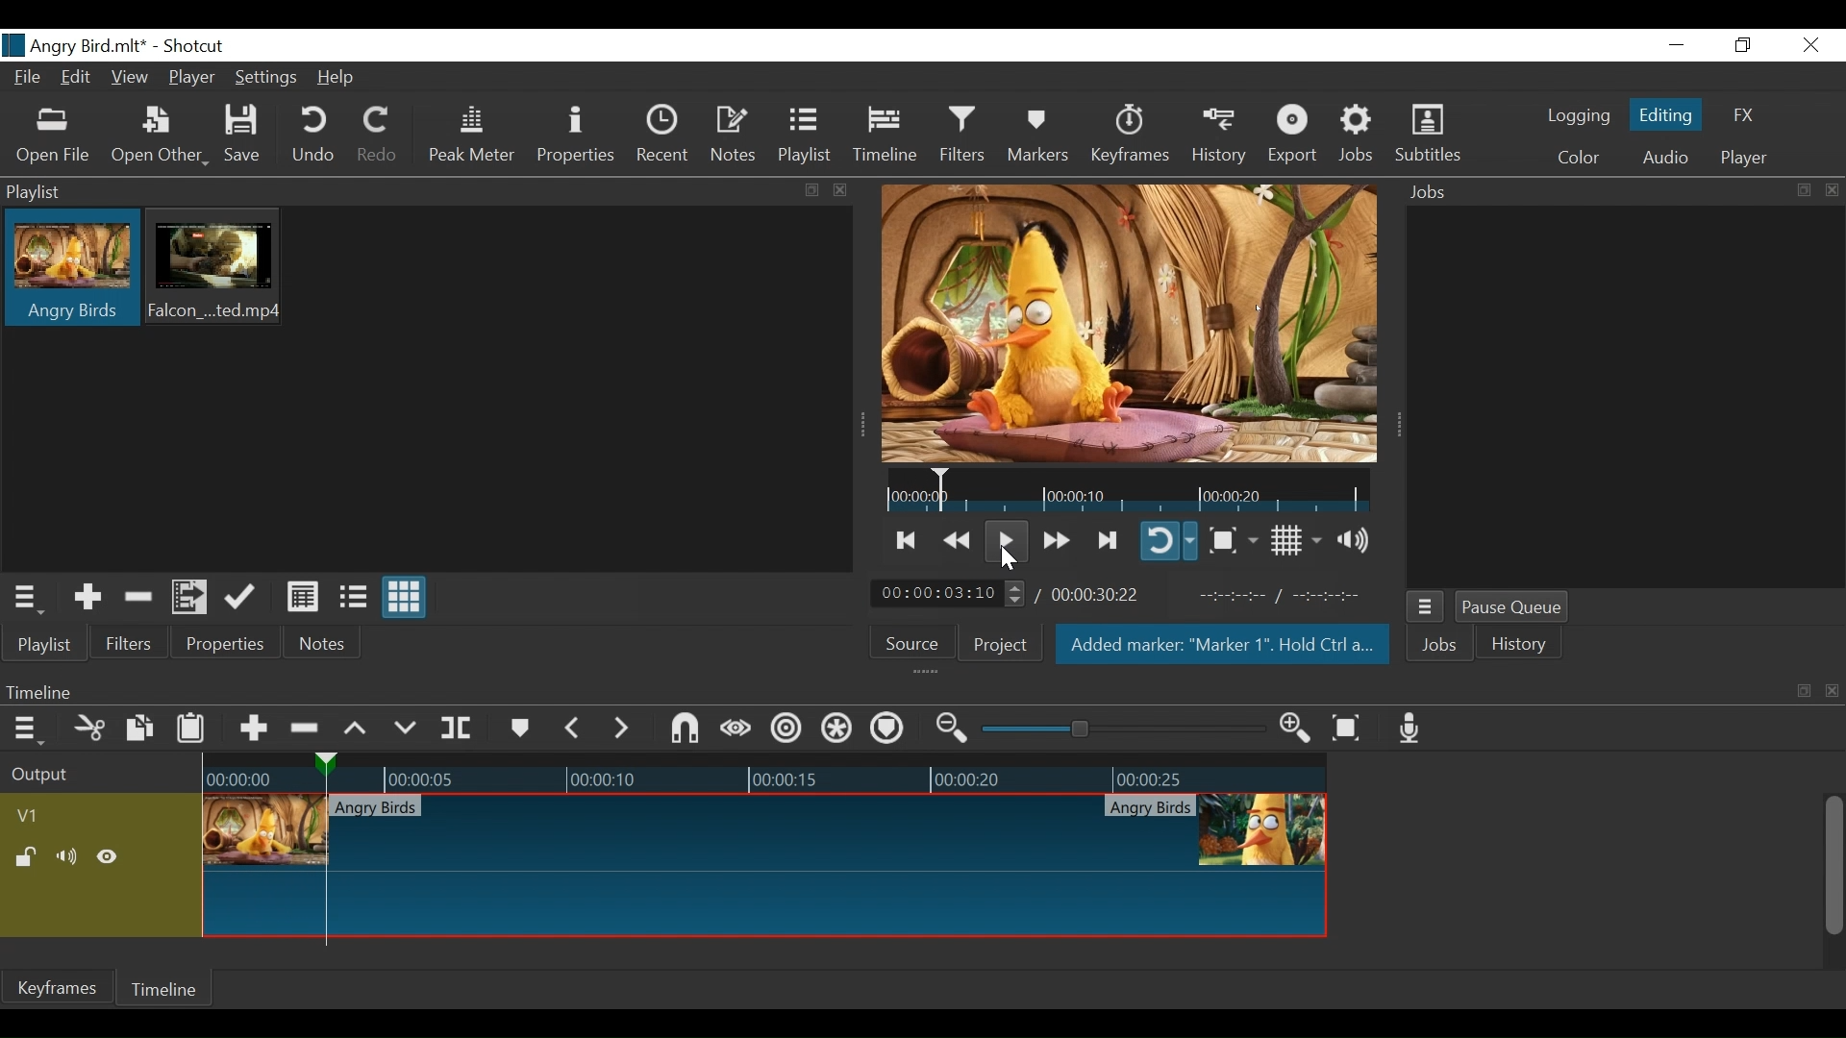 This screenshot has width=1846, height=1038. I want to click on History, so click(1524, 646).